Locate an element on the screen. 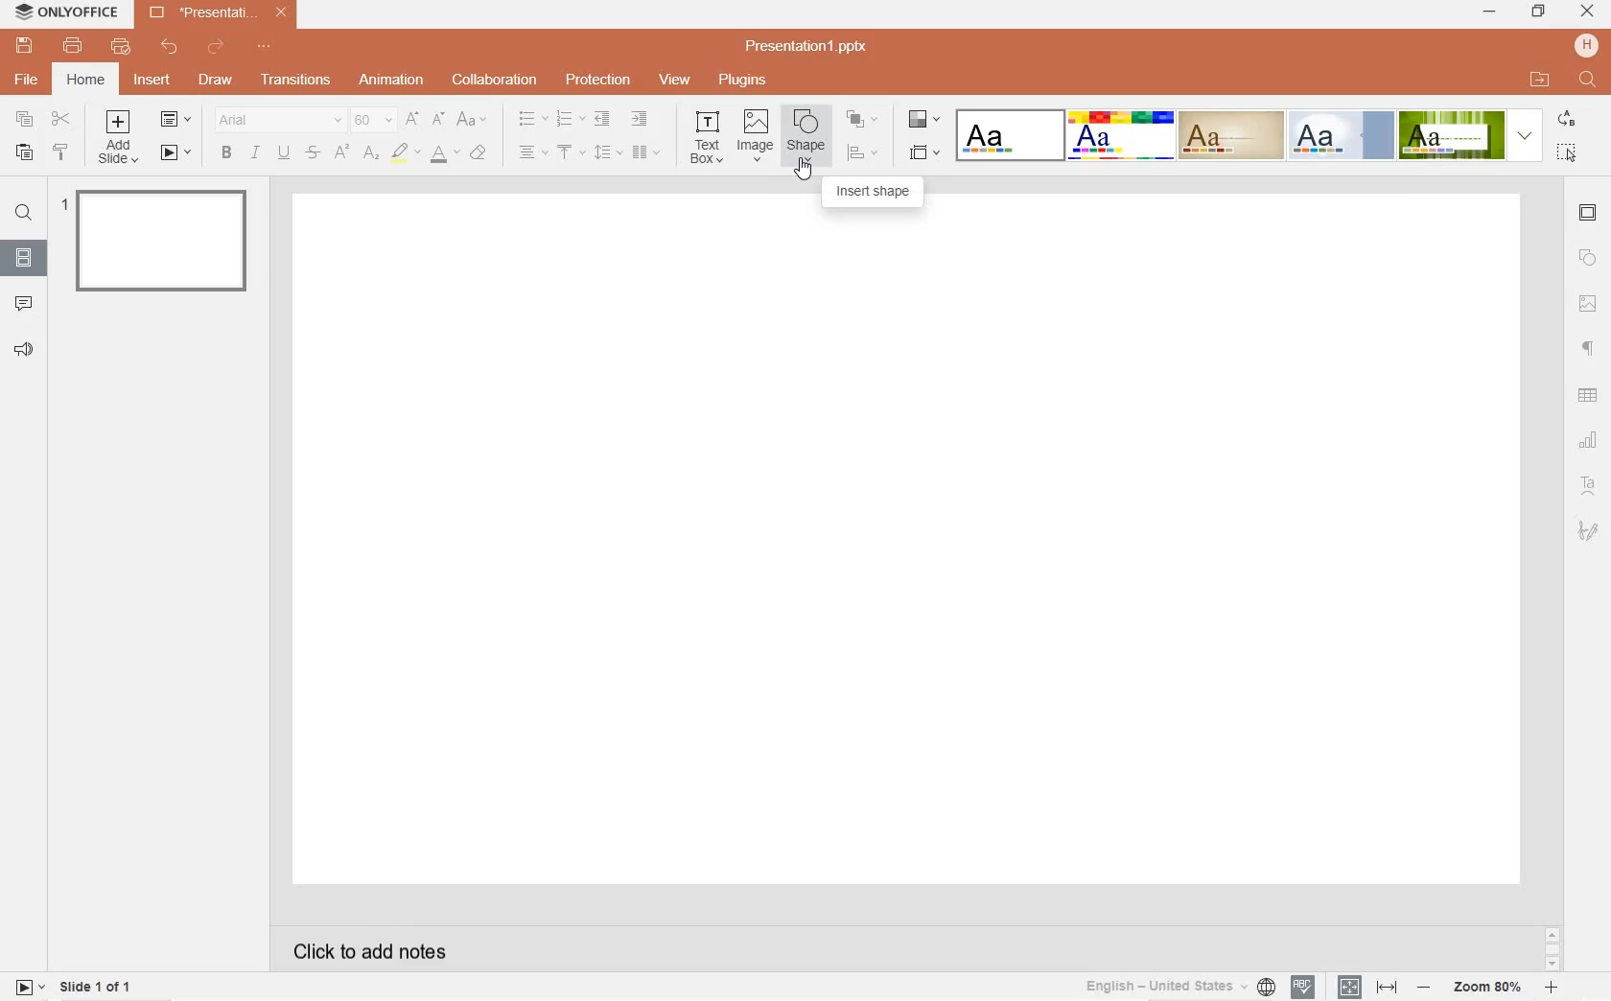 The height and width of the screenshot is (1001, 1611). comments is located at coordinates (25, 302).